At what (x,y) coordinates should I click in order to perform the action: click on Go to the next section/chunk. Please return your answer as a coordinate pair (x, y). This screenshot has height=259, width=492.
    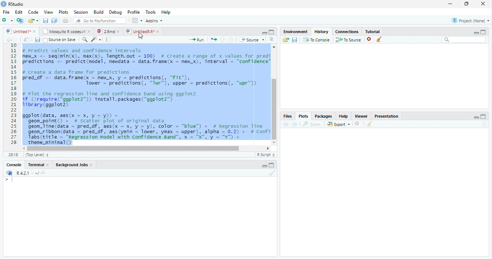
    Looking at the image, I should click on (231, 40).